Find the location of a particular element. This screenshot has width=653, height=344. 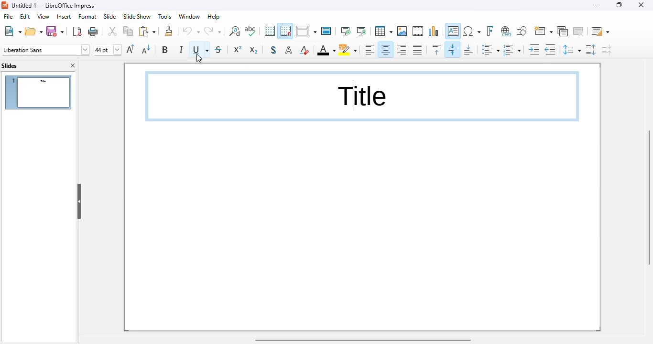

find and replace is located at coordinates (235, 31).